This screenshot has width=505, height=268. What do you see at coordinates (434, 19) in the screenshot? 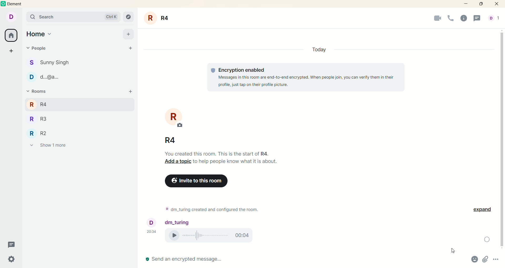
I see `video call` at bounding box center [434, 19].